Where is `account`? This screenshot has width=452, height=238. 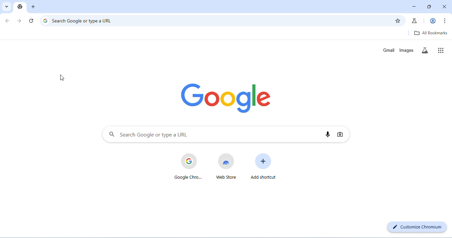 account is located at coordinates (432, 21).